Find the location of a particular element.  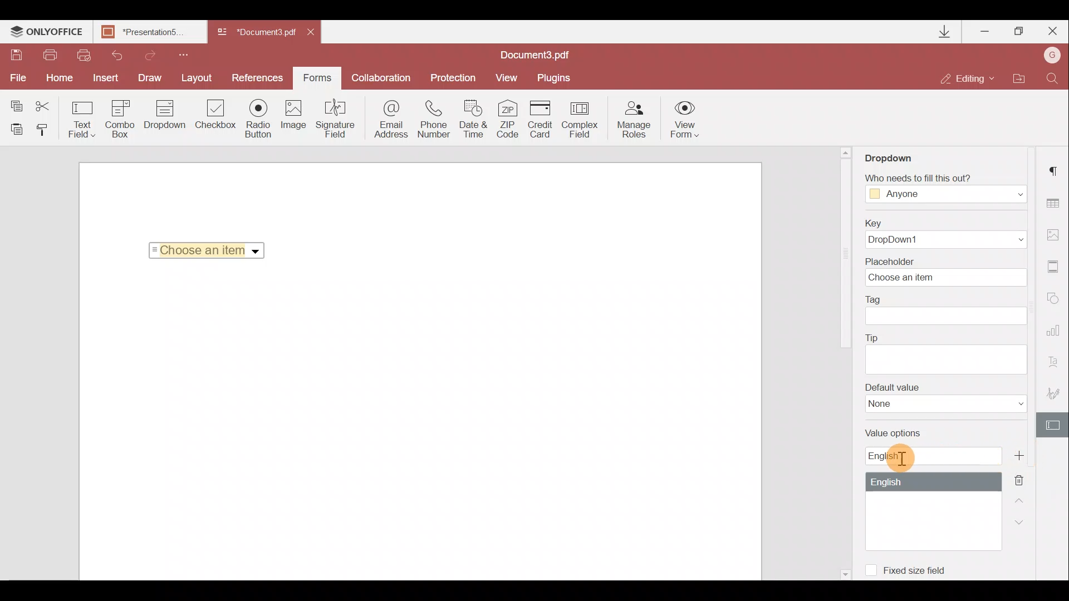

Dropdown is located at coordinates (899, 154).